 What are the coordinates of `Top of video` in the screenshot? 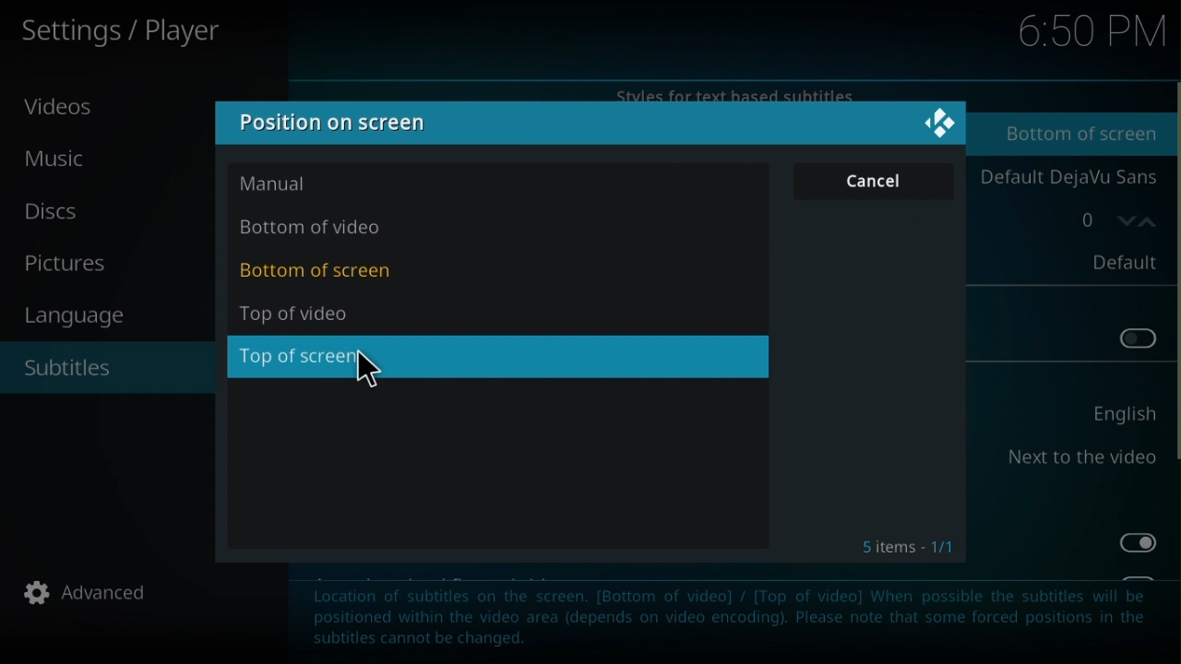 It's located at (312, 314).